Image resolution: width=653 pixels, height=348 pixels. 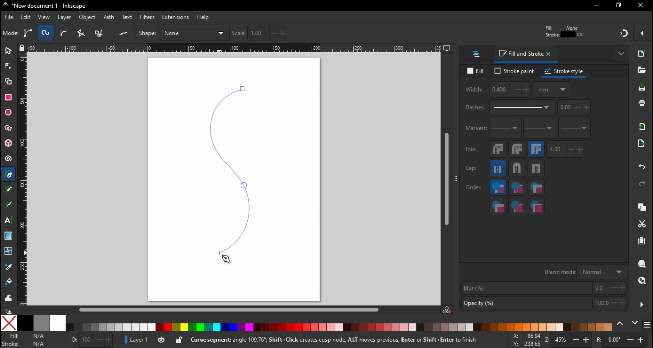 What do you see at coordinates (516, 170) in the screenshot?
I see `round` at bounding box center [516, 170].